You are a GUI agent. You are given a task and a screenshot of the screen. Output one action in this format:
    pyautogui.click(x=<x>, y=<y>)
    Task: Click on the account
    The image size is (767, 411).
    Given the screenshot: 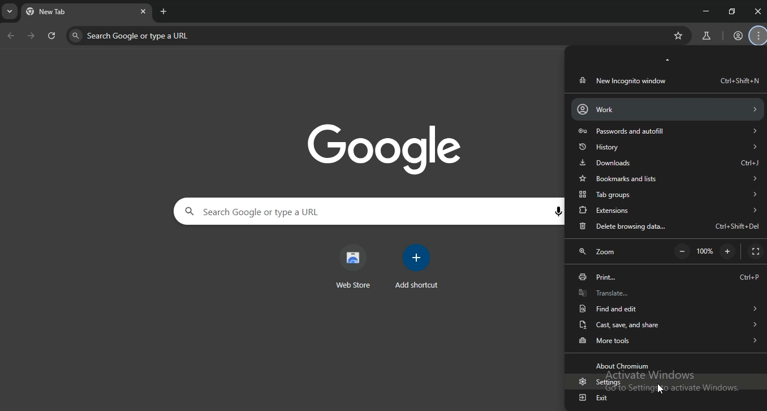 What is the action you would take?
    pyautogui.click(x=666, y=109)
    